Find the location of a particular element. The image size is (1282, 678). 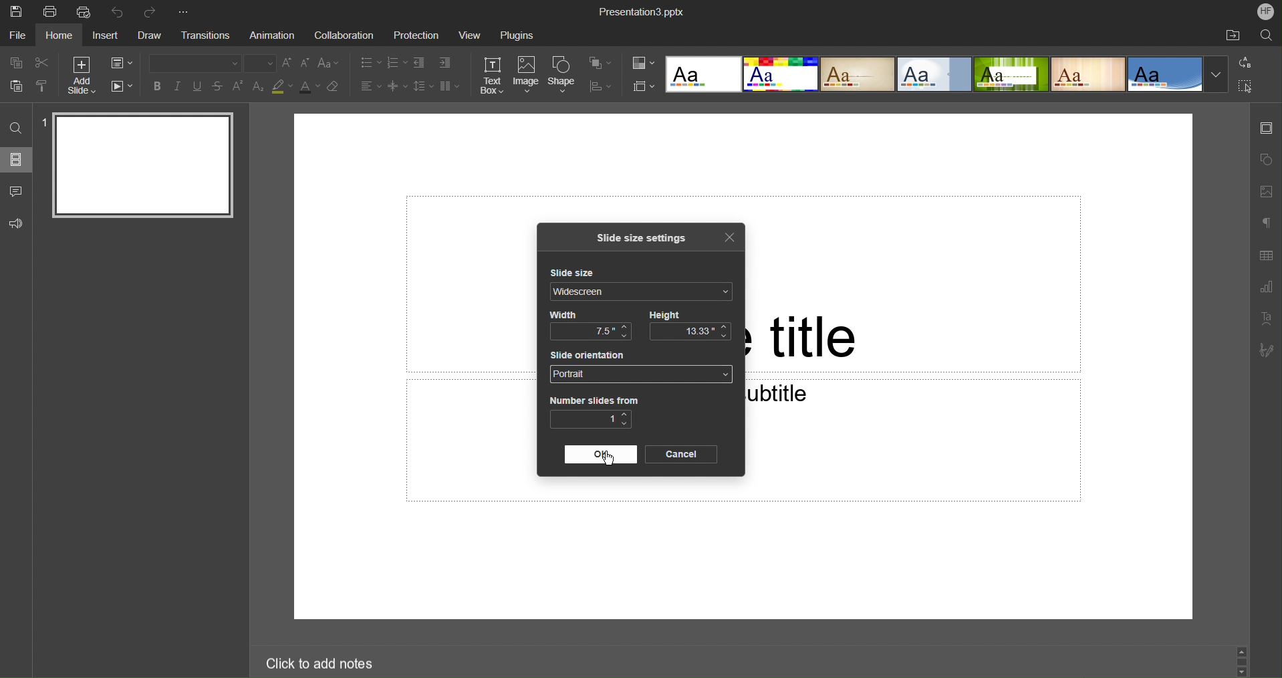

Slide Templates is located at coordinates (946, 75).